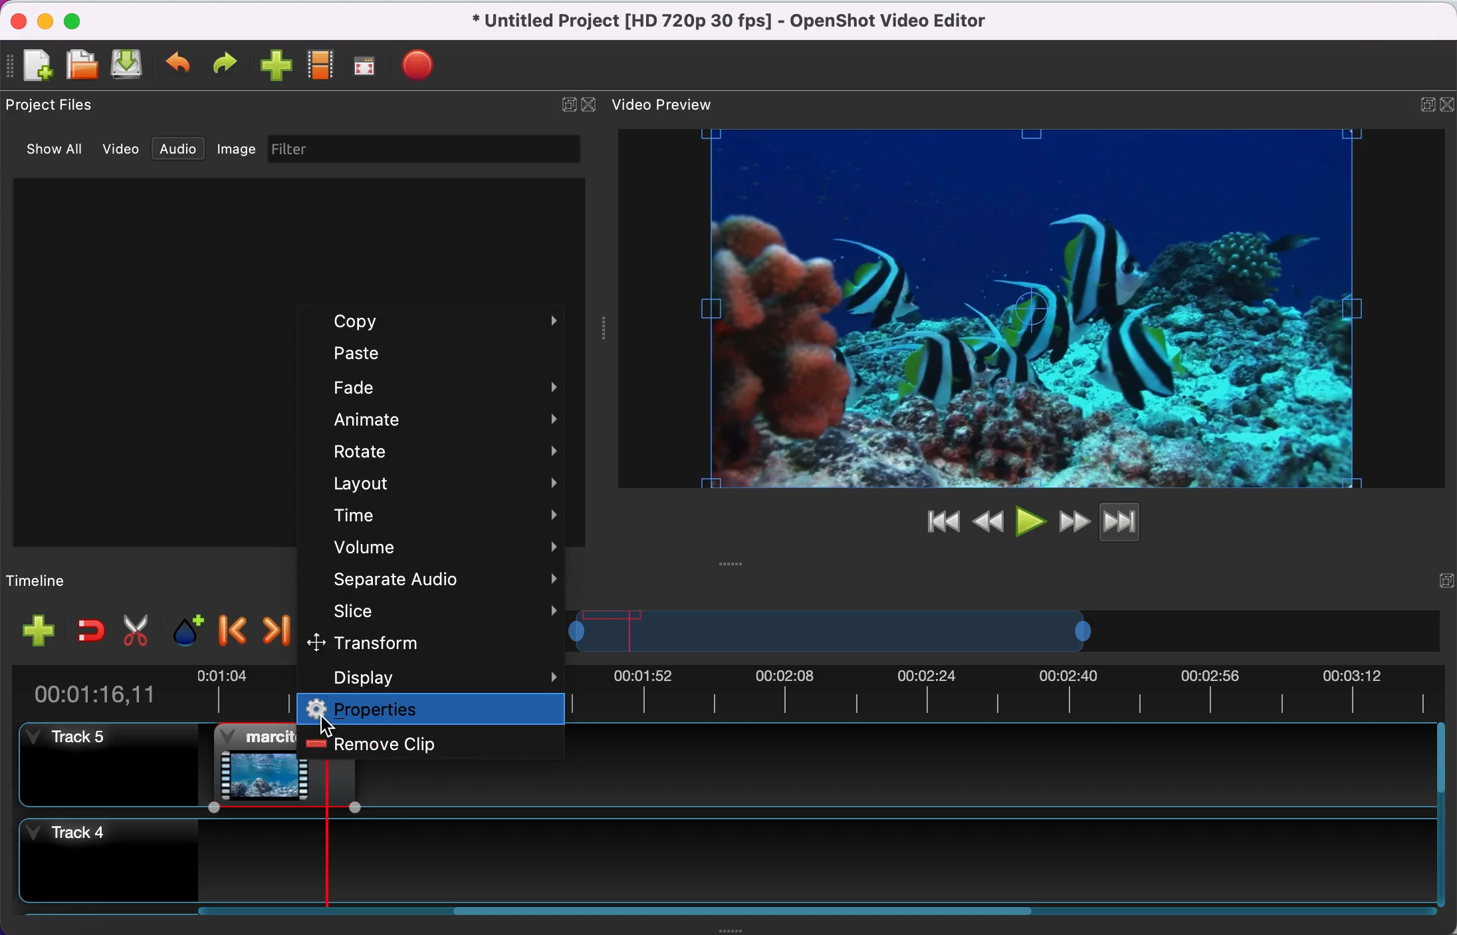 The height and width of the screenshot is (935, 1457). I want to click on full screen, so click(369, 66).